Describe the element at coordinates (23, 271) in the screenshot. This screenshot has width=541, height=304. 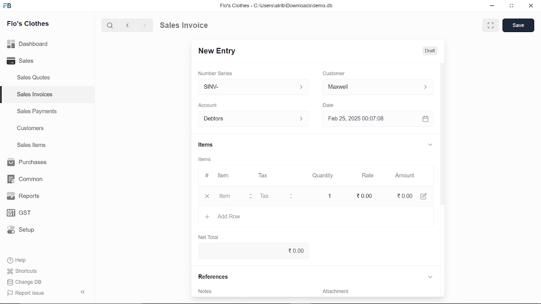
I see `Shortcuts` at that location.